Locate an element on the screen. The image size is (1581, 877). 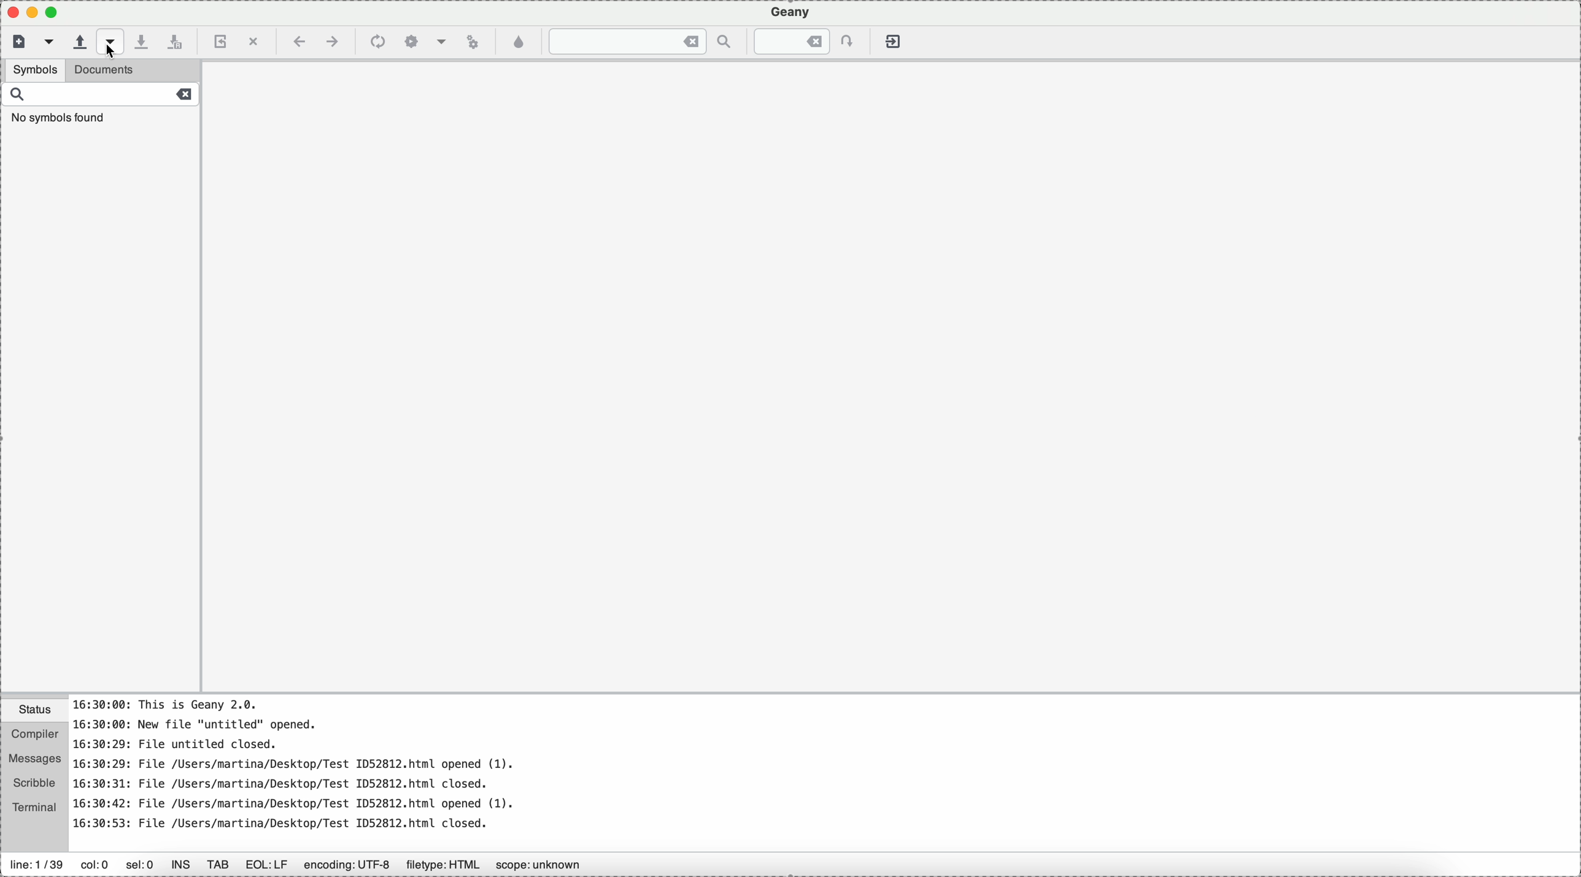
find the entered text in the current file is located at coordinates (640, 42).